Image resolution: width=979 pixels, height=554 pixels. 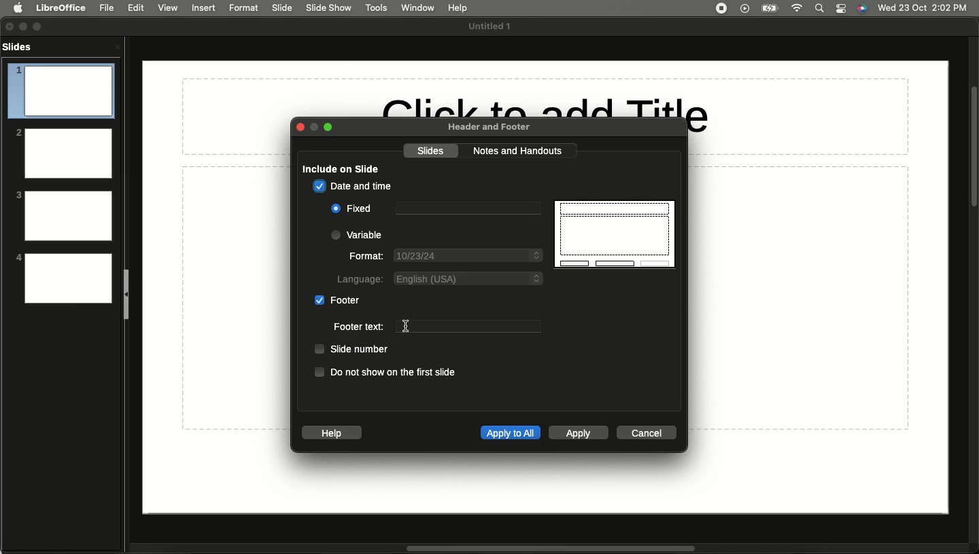 I want to click on Close, so click(x=305, y=128).